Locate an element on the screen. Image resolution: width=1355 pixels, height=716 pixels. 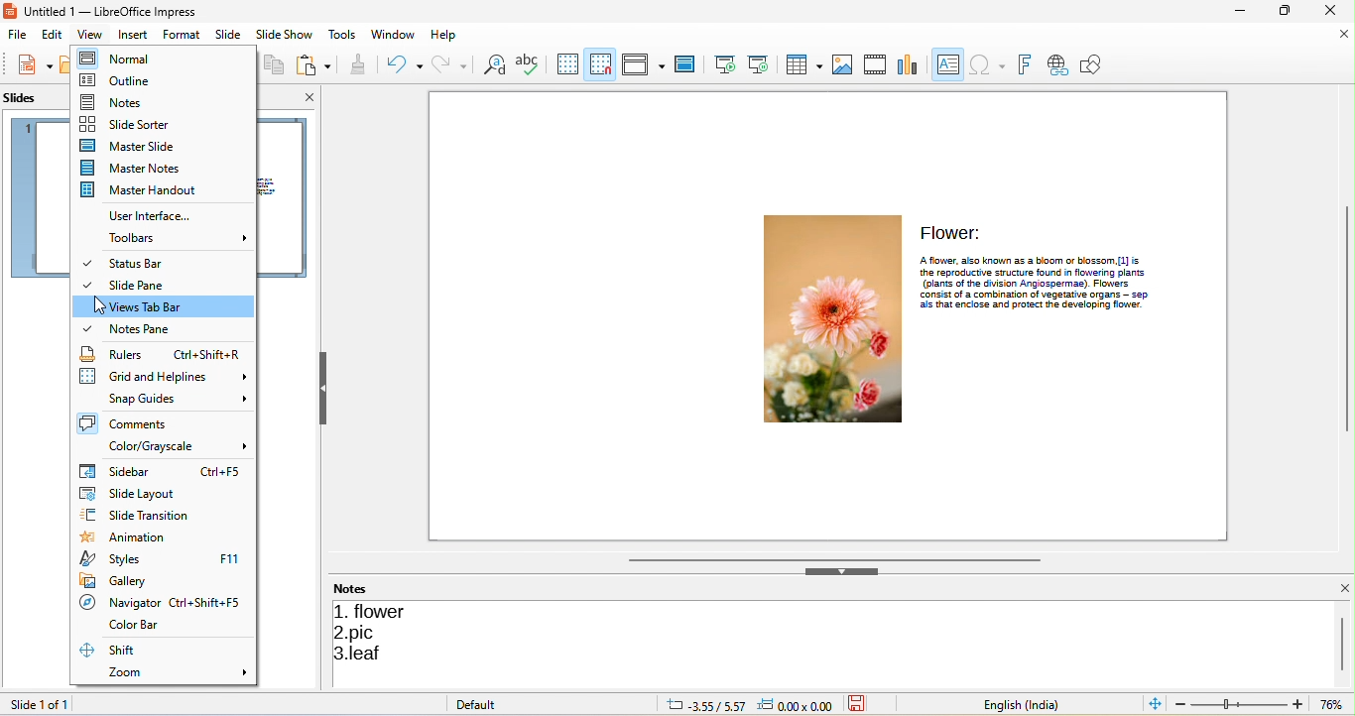
file is located at coordinates (15, 36).